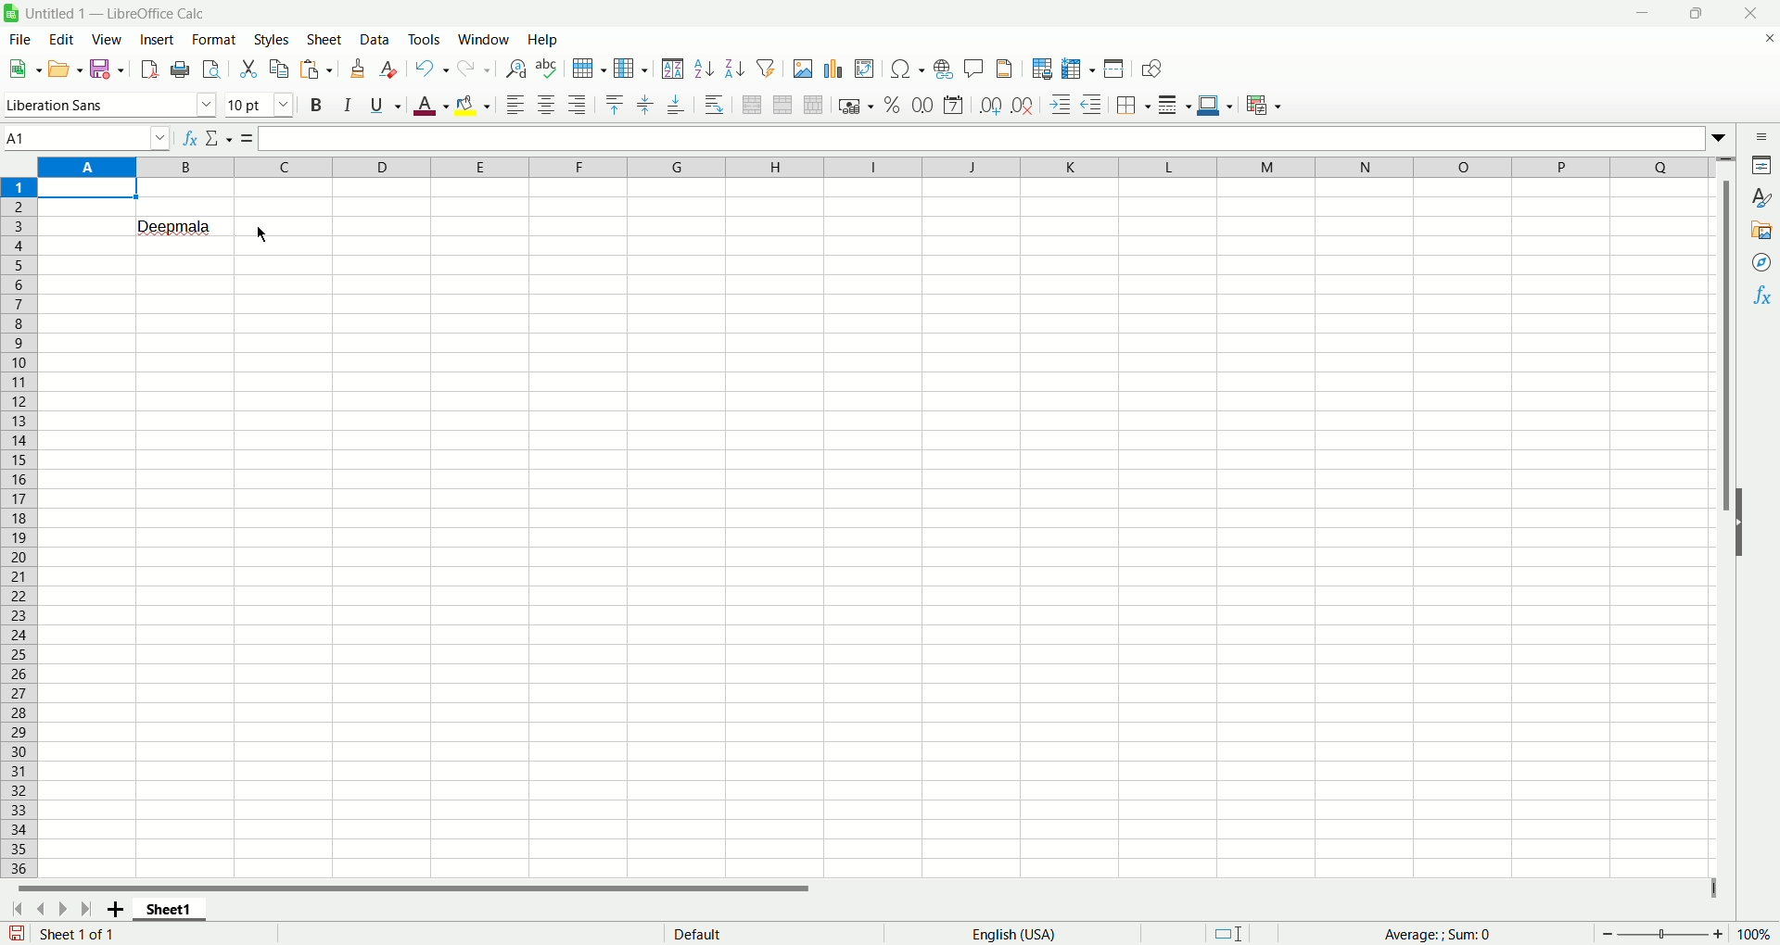  Describe the element at coordinates (1060, 105) in the screenshot. I see `Increase indent` at that location.